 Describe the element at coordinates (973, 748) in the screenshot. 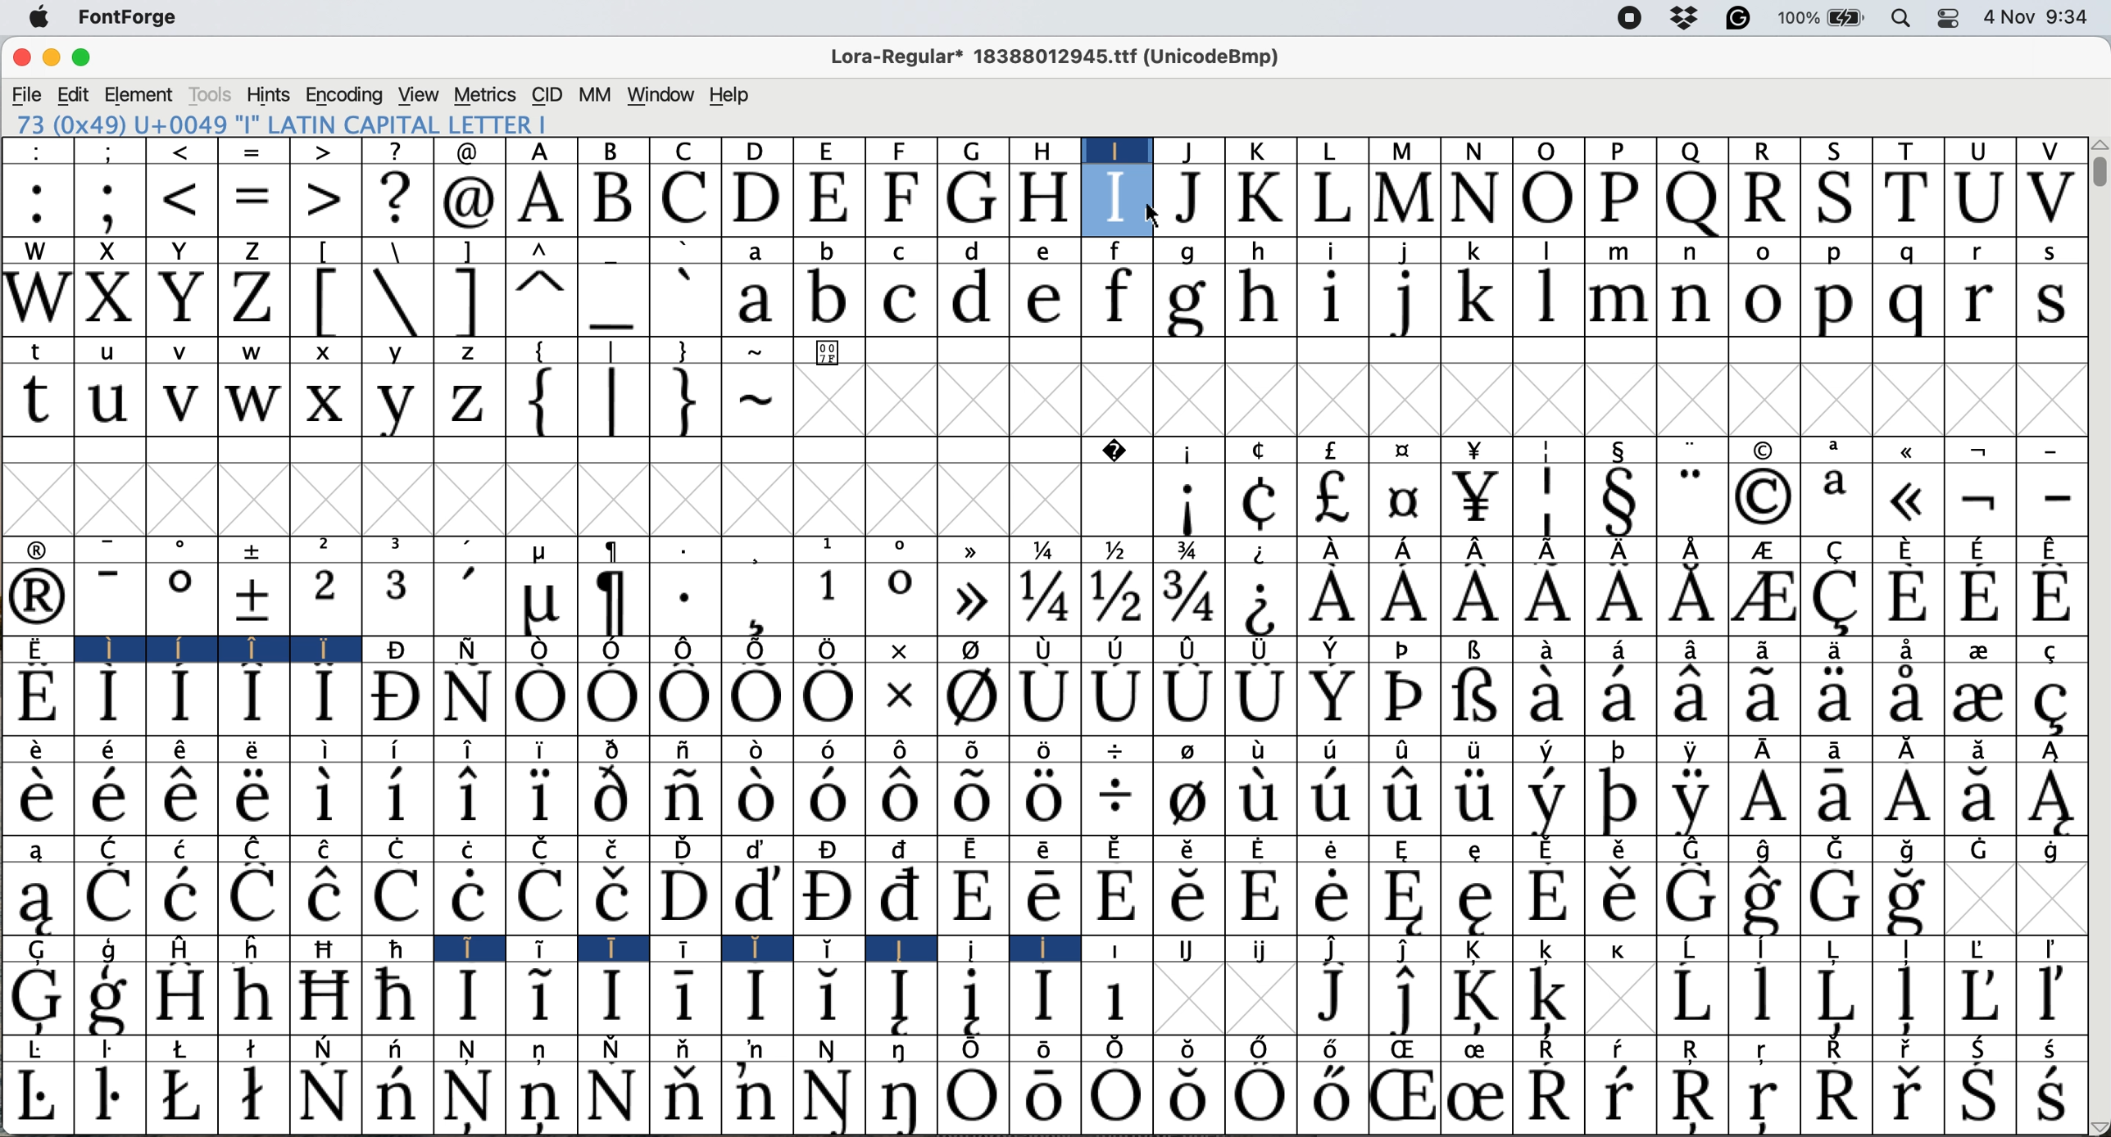

I see `Symbol` at that location.